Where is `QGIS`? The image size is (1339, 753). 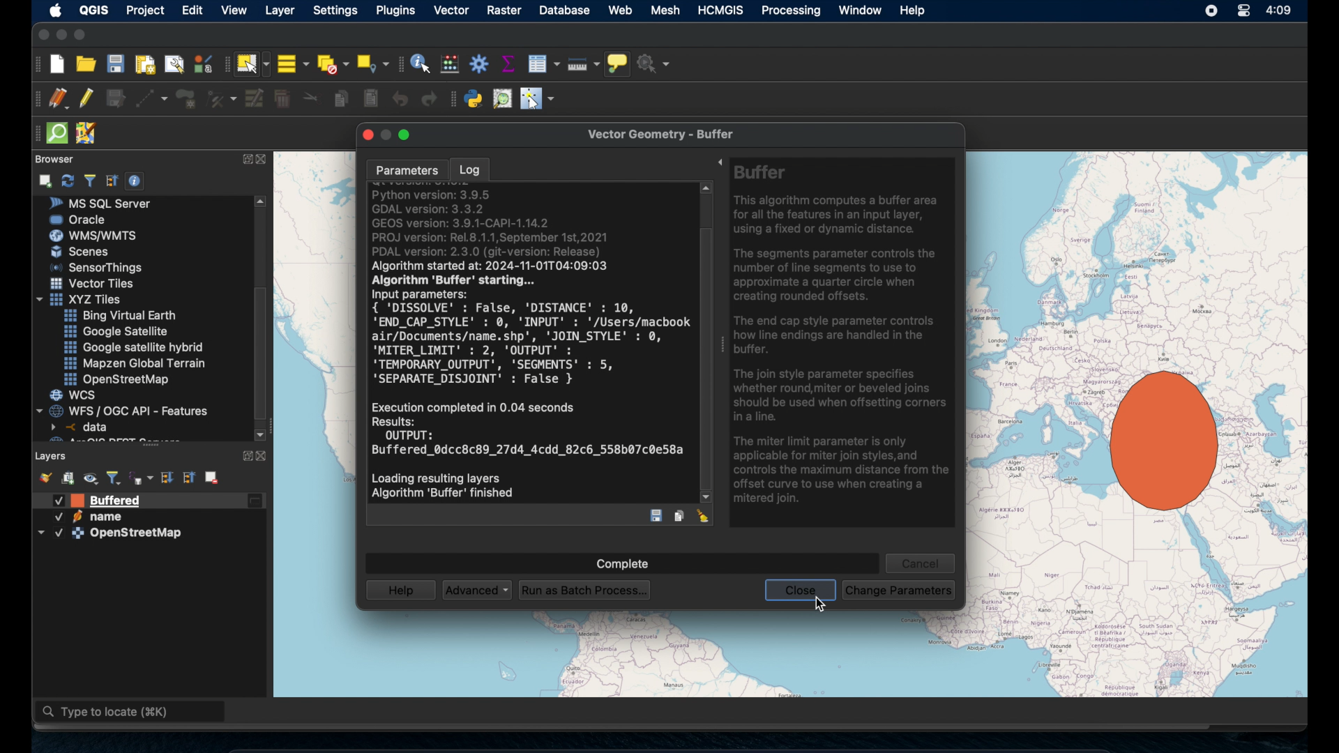
QGIS is located at coordinates (93, 9).